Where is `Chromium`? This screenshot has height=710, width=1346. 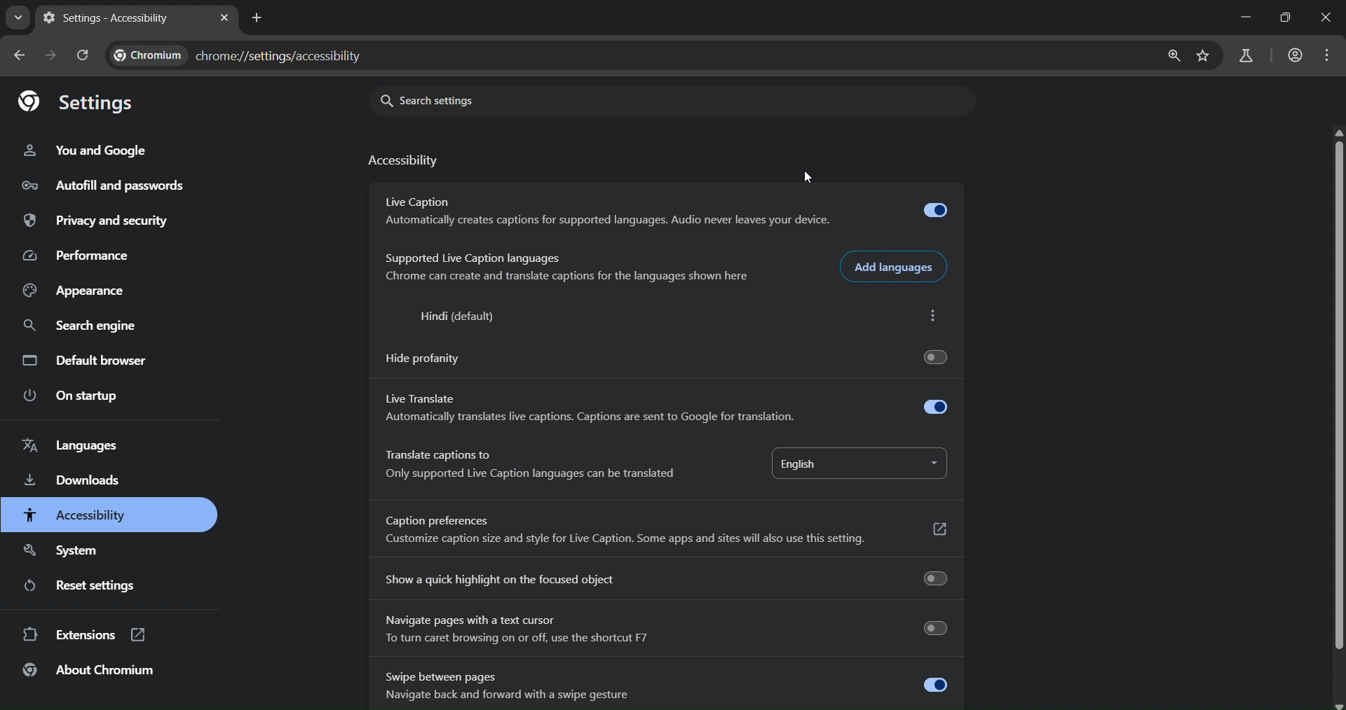 Chromium is located at coordinates (146, 53).